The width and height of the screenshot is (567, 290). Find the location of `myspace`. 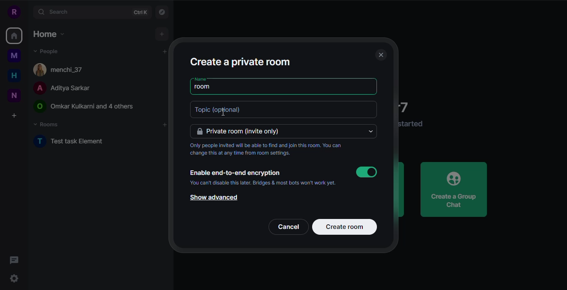

myspace is located at coordinates (14, 56).